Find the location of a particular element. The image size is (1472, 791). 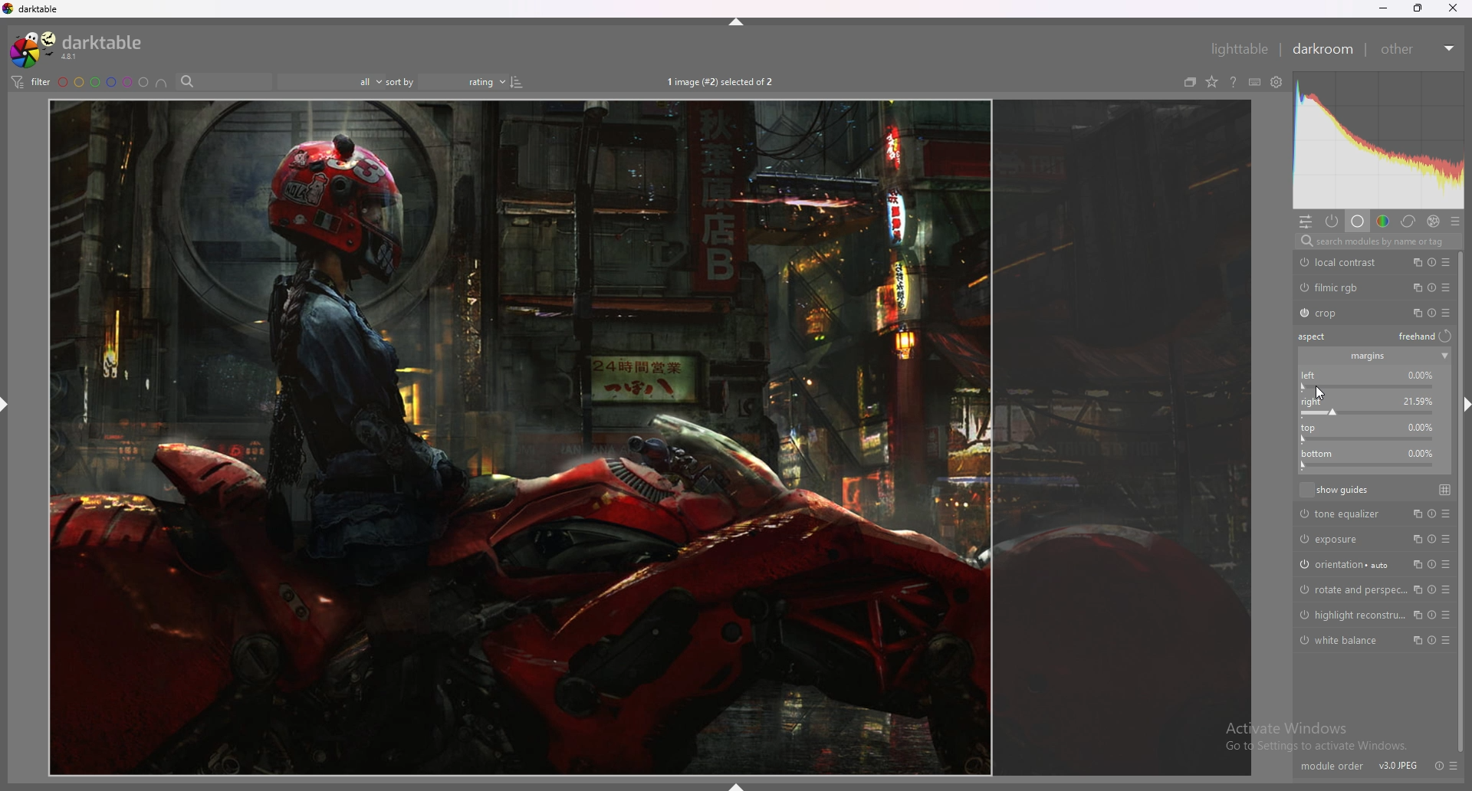

filmic rgb is located at coordinates (1343, 287).